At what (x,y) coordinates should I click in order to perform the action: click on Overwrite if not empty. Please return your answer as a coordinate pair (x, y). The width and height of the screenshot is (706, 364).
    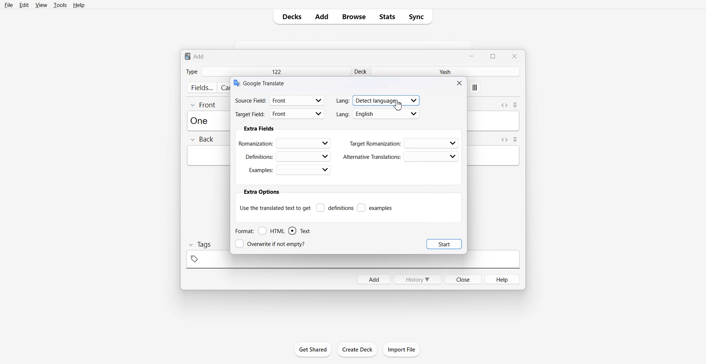
    Looking at the image, I should click on (272, 244).